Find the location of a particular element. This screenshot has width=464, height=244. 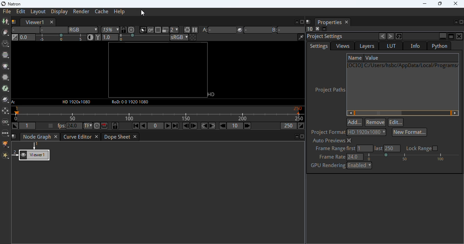

previous keyframe is located at coordinates (204, 126).